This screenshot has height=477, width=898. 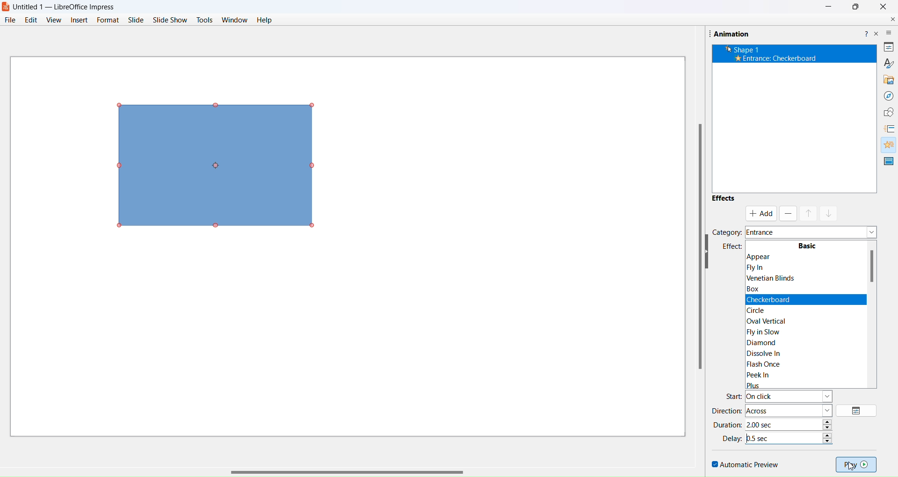 I want to click on help, so click(x=264, y=21).